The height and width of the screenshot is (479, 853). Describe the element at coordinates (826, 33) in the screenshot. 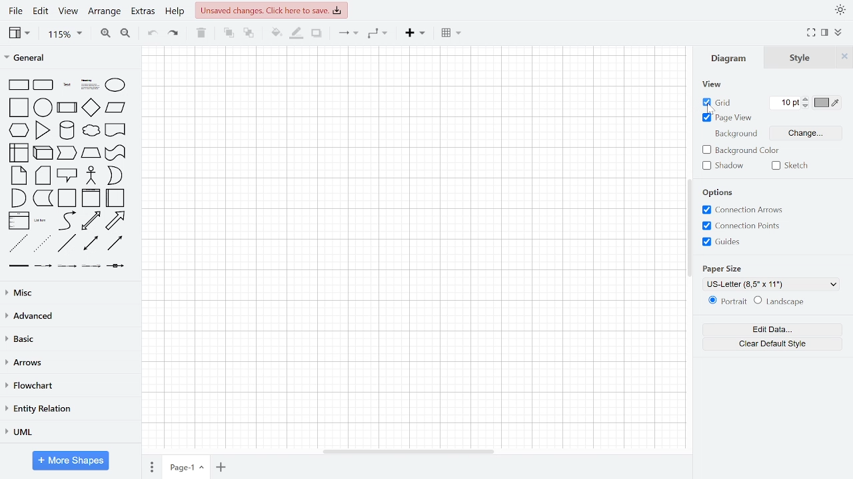

I see `format` at that location.